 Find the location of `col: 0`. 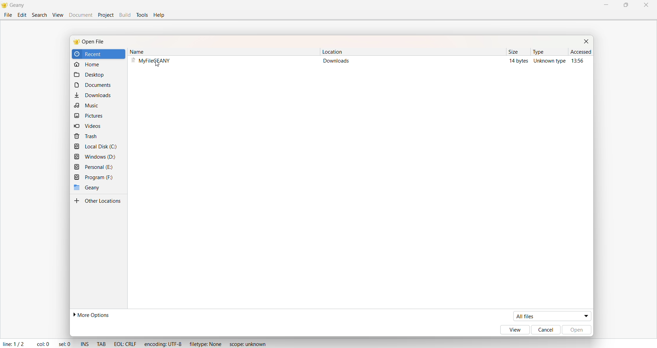

col: 0 is located at coordinates (41, 344).